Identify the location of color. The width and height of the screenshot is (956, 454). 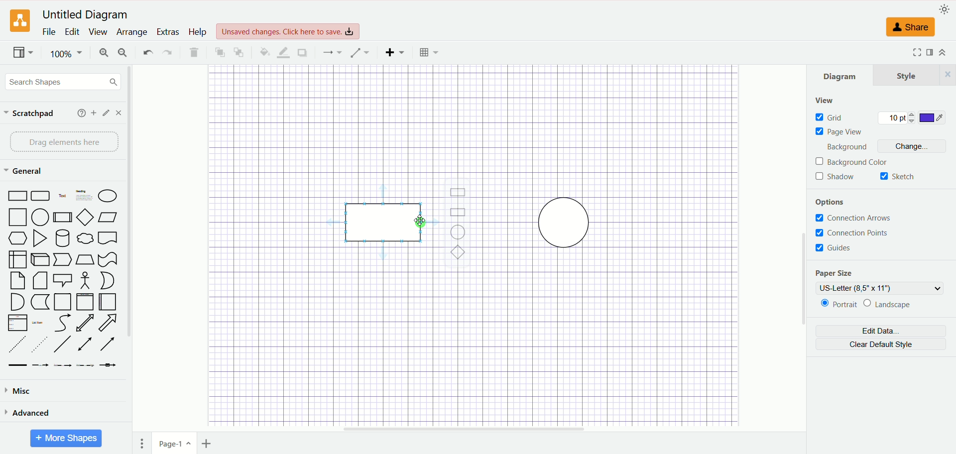
(931, 116).